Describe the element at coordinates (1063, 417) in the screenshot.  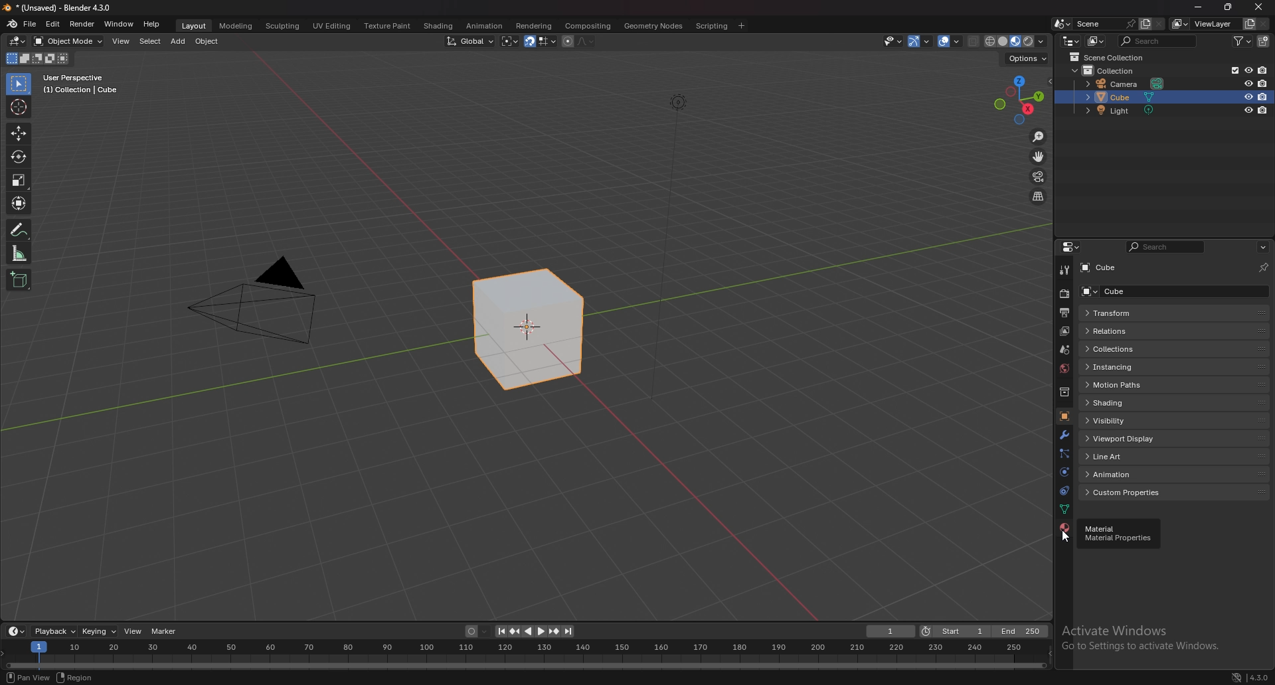
I see `object` at that location.